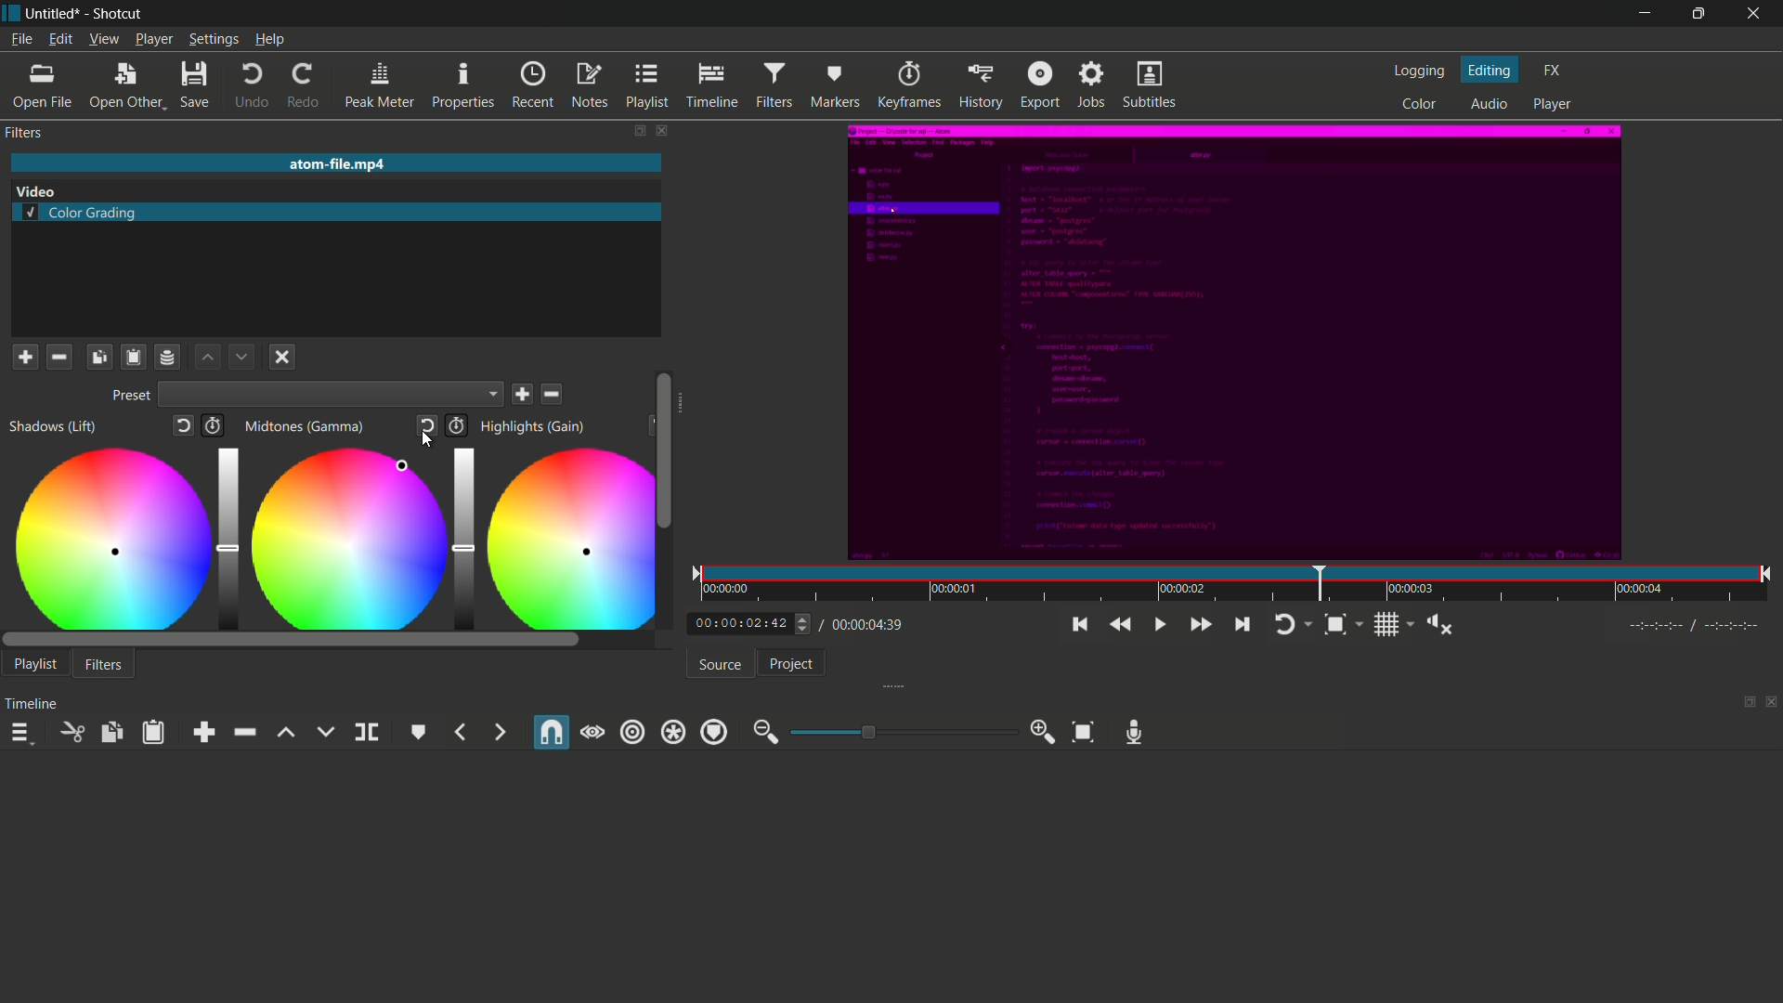  Describe the element at coordinates (721, 665) in the screenshot. I see `source` at that location.